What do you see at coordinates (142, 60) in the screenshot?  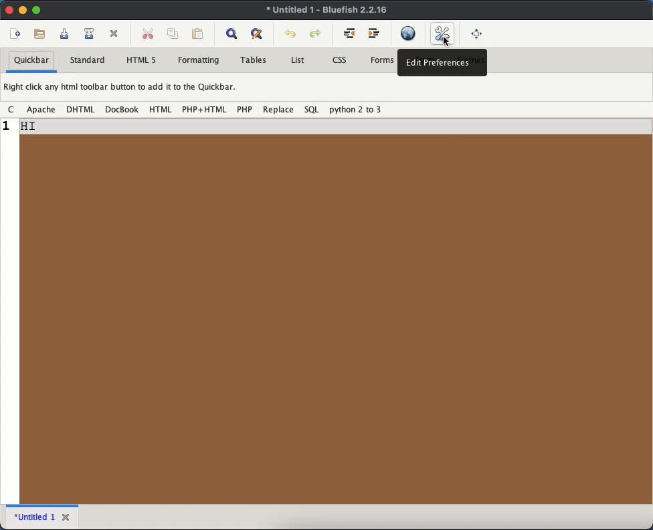 I see `html 5` at bounding box center [142, 60].